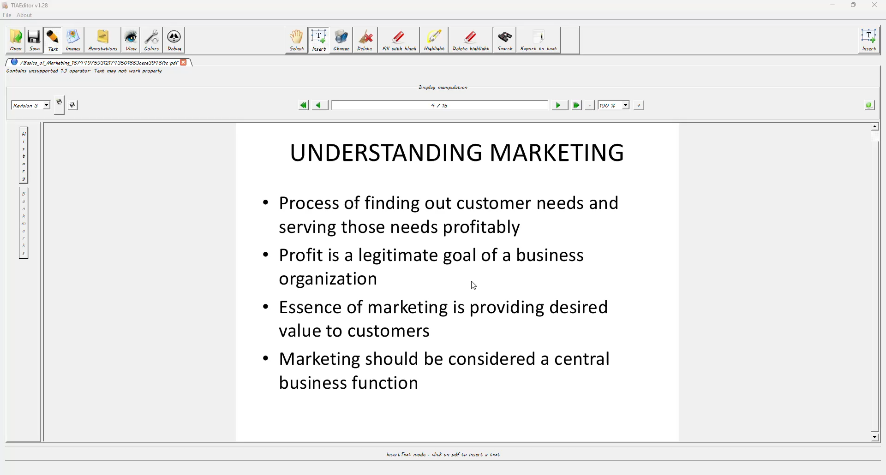 The image size is (886, 475). What do you see at coordinates (102, 41) in the screenshot?
I see `annotations` at bounding box center [102, 41].